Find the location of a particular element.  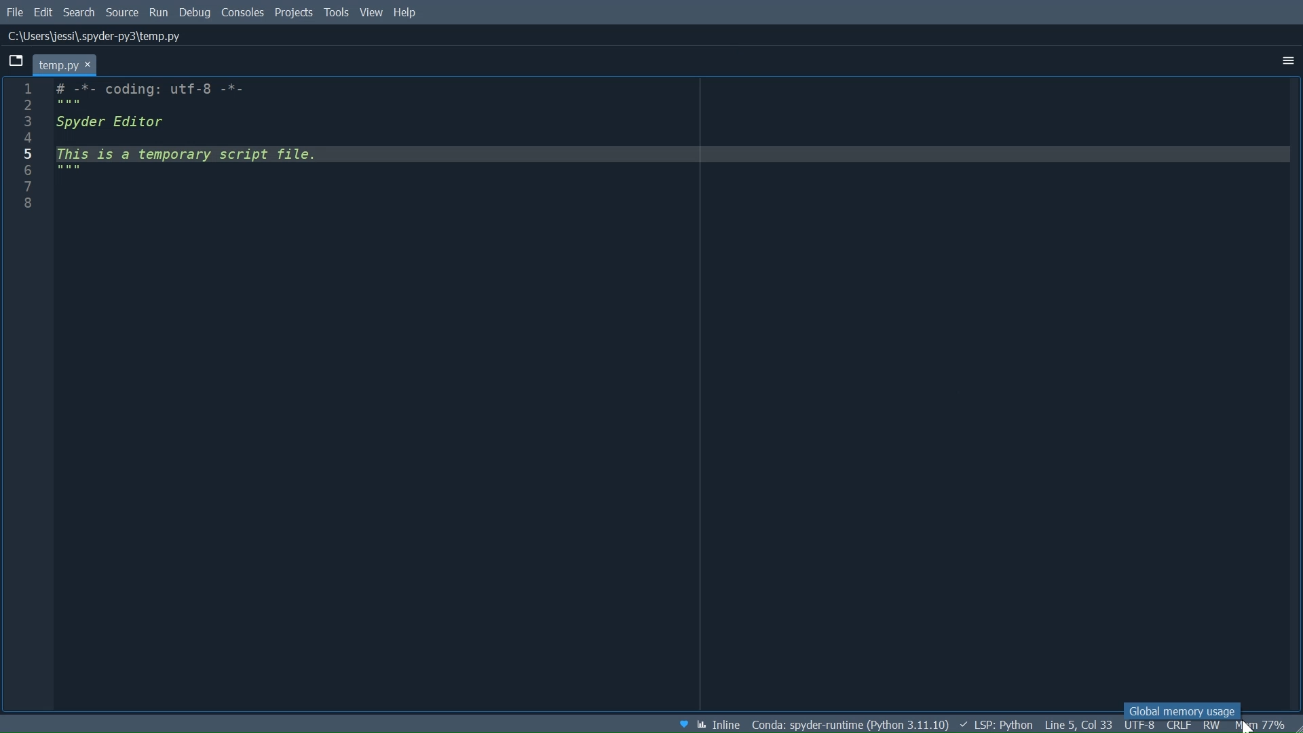

File Path is located at coordinates (99, 37).